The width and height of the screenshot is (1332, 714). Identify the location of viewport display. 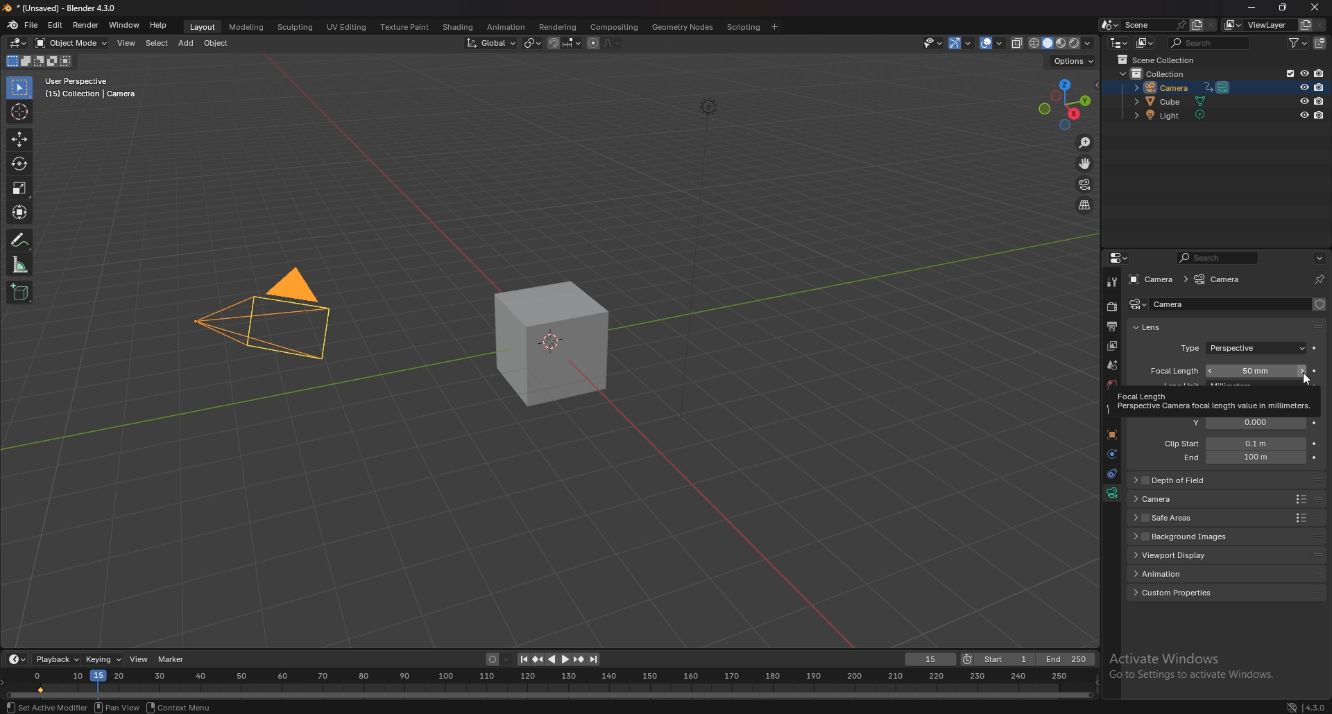
(1195, 555).